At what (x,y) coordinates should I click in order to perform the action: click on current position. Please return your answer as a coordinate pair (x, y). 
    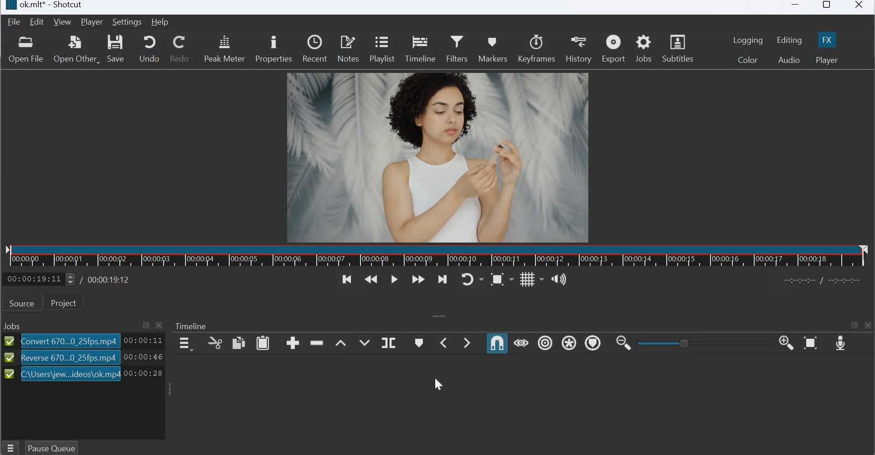
    Looking at the image, I should click on (40, 278).